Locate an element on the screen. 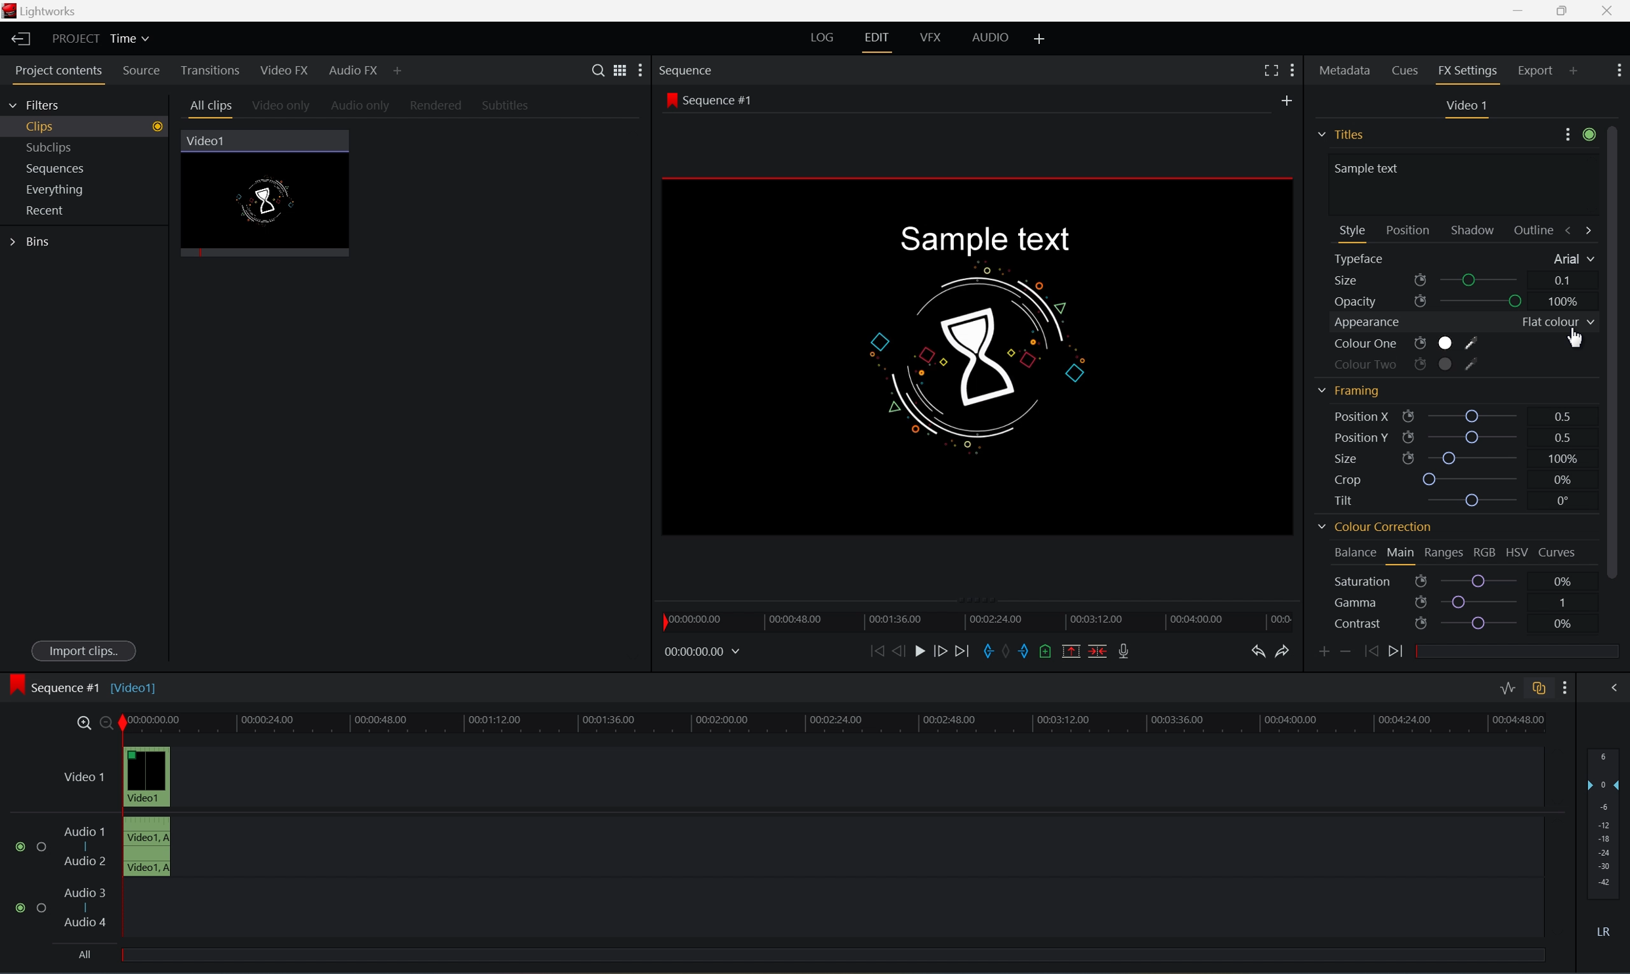  sequences is located at coordinates (56, 169).